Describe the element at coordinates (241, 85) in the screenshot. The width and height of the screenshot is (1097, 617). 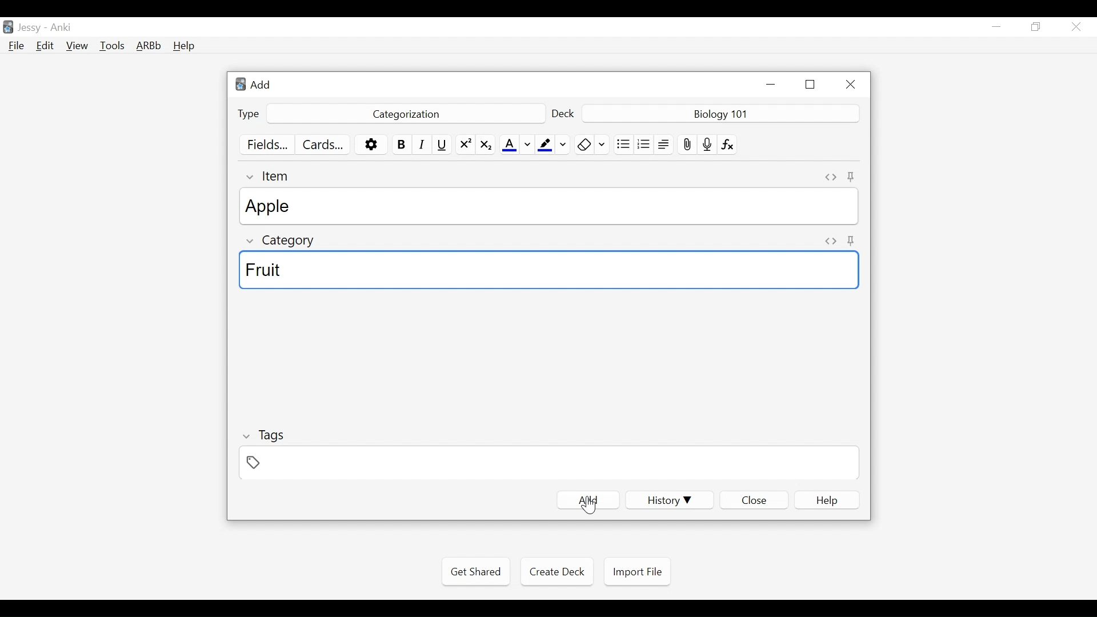
I see `Anki logo` at that location.